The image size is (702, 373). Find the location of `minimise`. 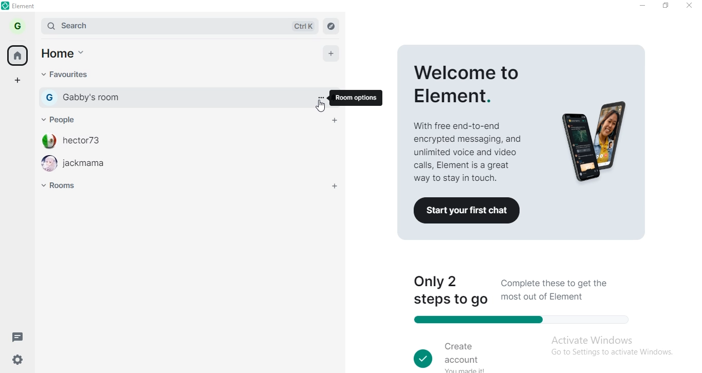

minimise is located at coordinates (644, 5).